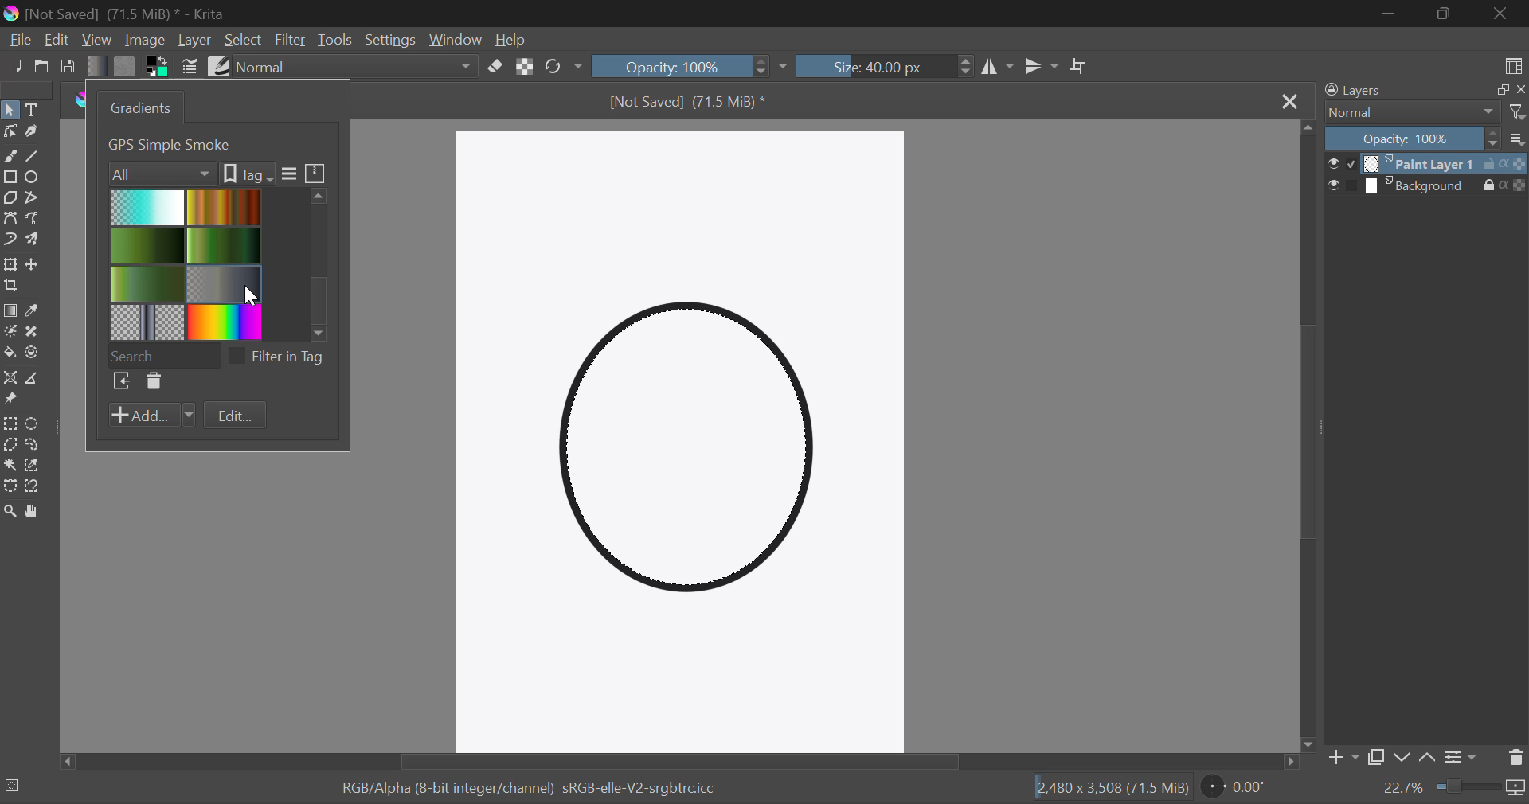  Describe the element at coordinates (37, 488) in the screenshot. I see `Magnetic Curve Selection` at that location.